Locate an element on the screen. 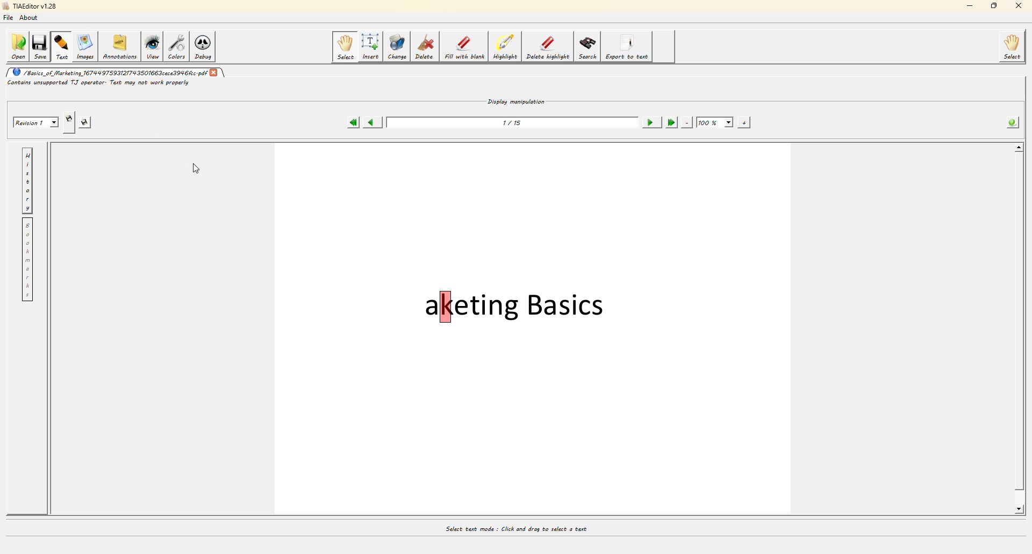 This screenshot has height=554, width=1032. history is located at coordinates (27, 180).